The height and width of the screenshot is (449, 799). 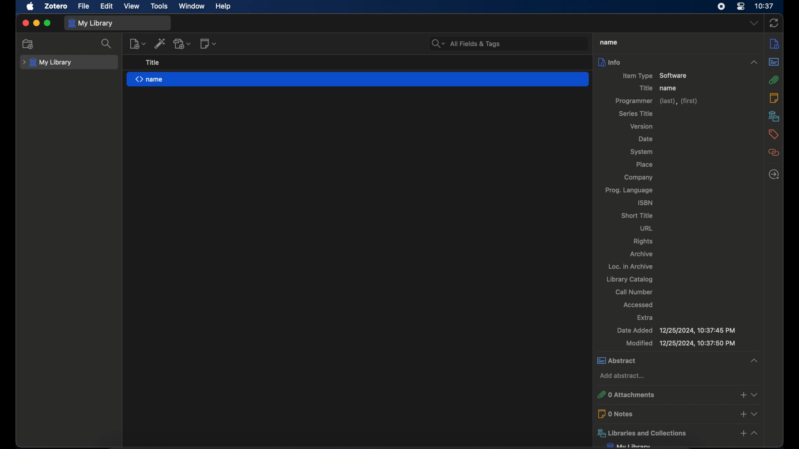 What do you see at coordinates (630, 279) in the screenshot?
I see `library catalog` at bounding box center [630, 279].